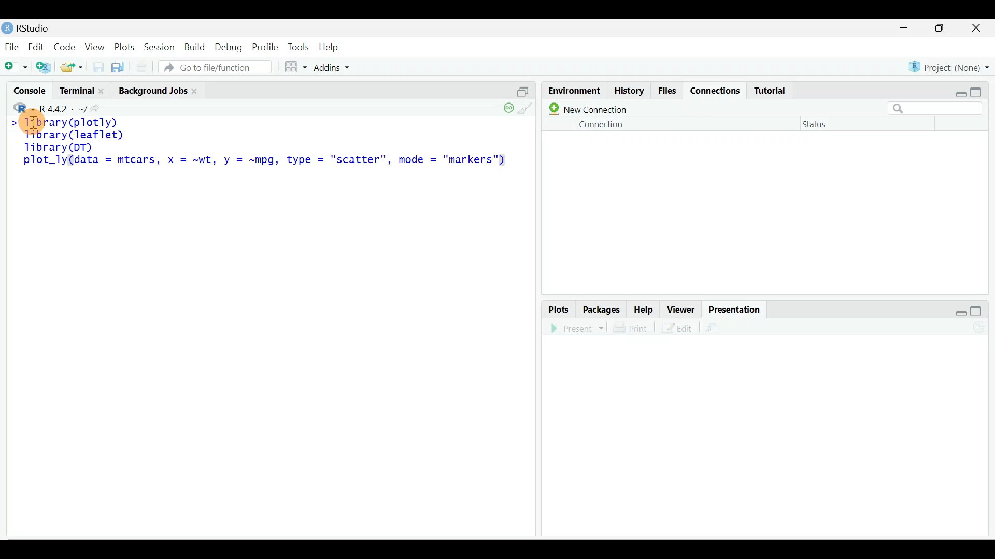 The width and height of the screenshot is (995, 559). I want to click on Packages, so click(601, 309).